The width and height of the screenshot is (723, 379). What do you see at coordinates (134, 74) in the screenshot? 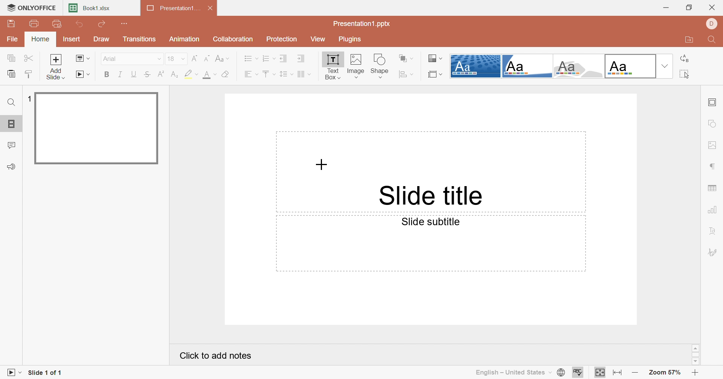
I see `Underline` at bounding box center [134, 74].